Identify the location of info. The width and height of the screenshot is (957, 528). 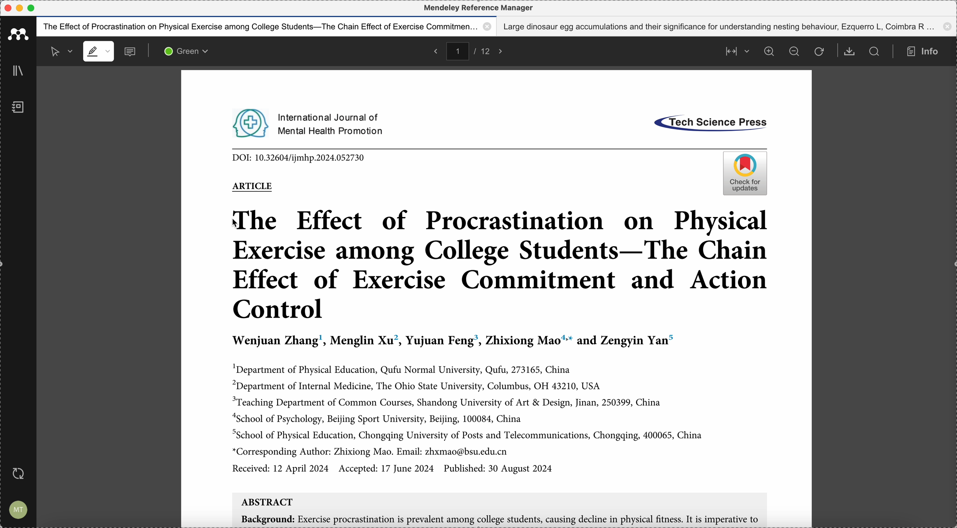
(925, 52).